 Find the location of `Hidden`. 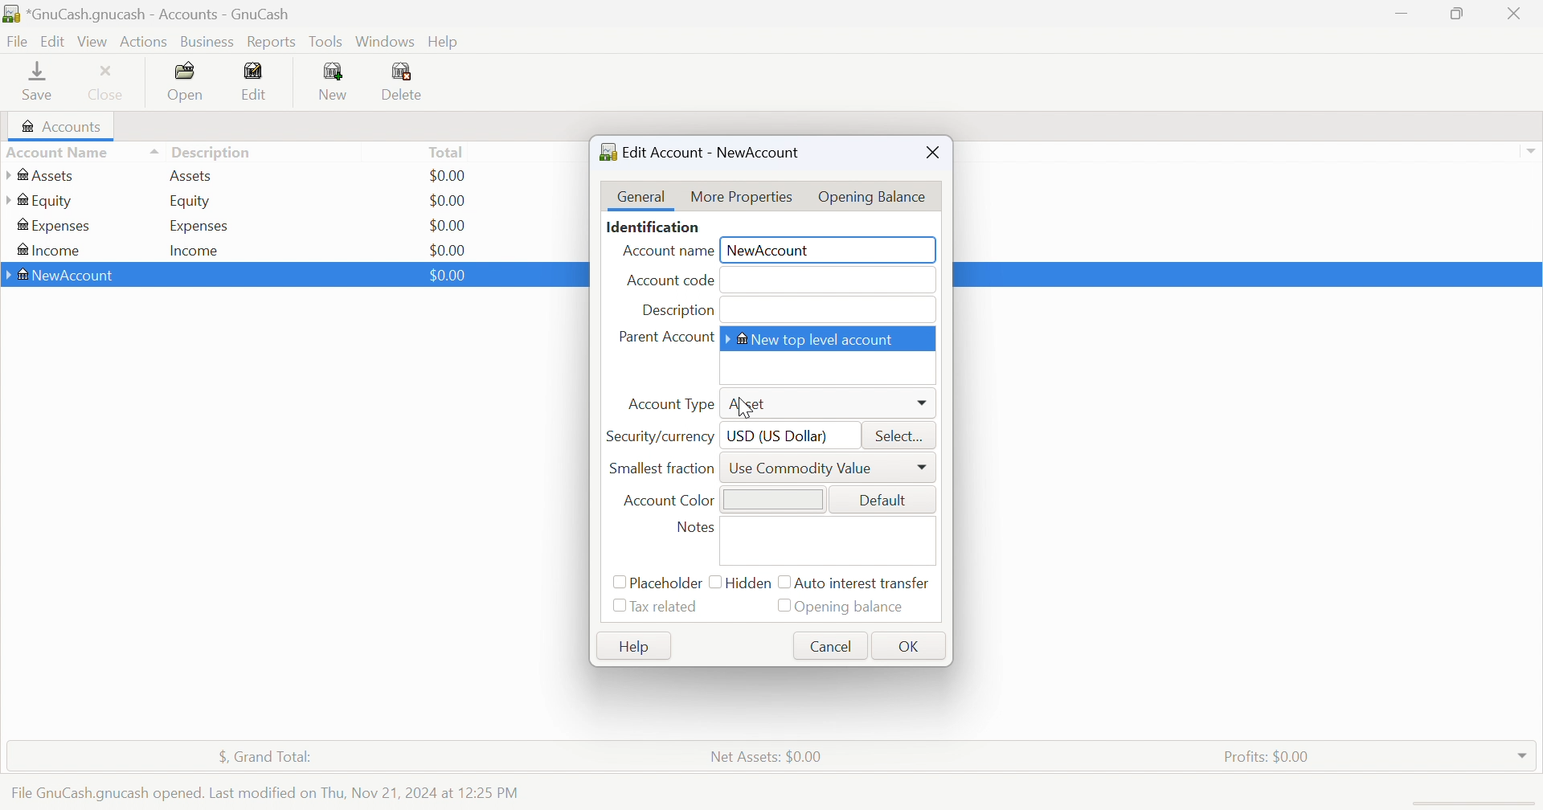

Hidden is located at coordinates (750, 583).